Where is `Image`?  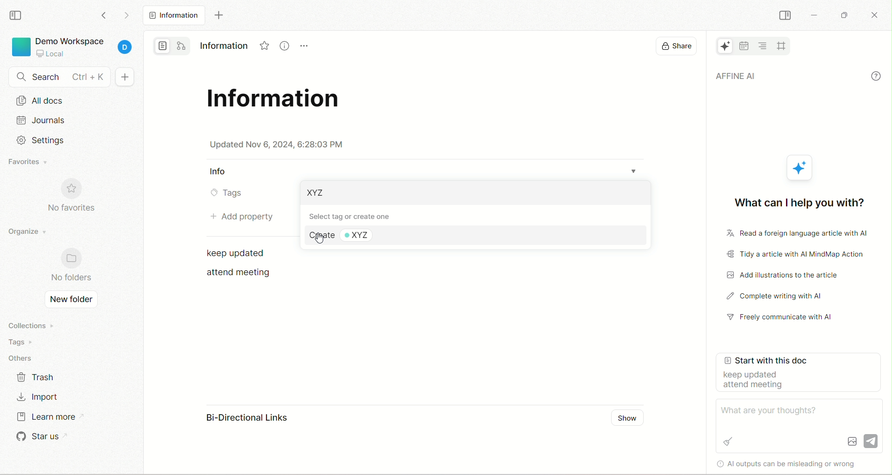 Image is located at coordinates (852, 441).